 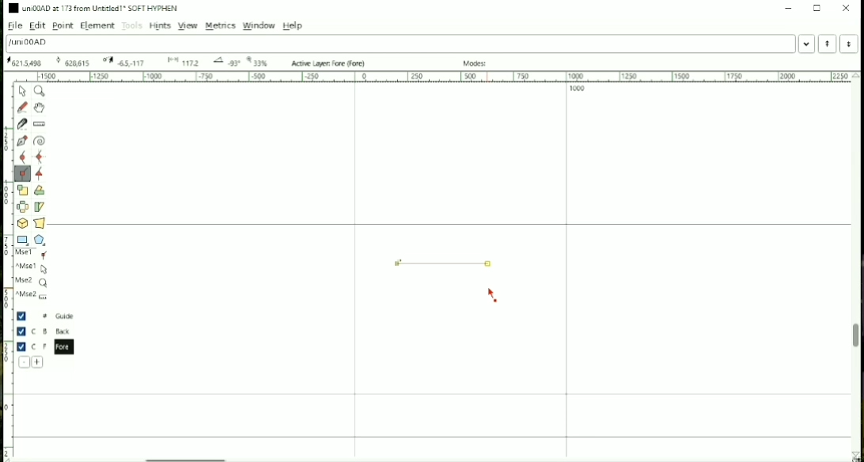 I want to click on Polygon or star, so click(x=41, y=240).